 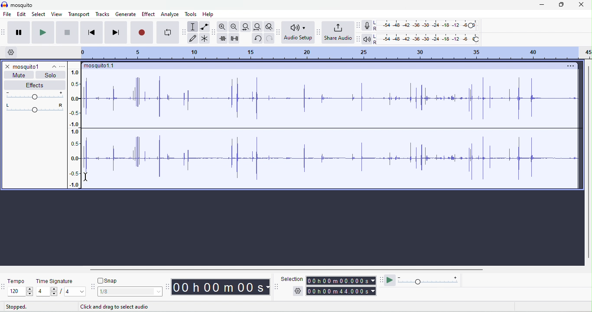 What do you see at coordinates (426, 38) in the screenshot?
I see `playback level` at bounding box center [426, 38].